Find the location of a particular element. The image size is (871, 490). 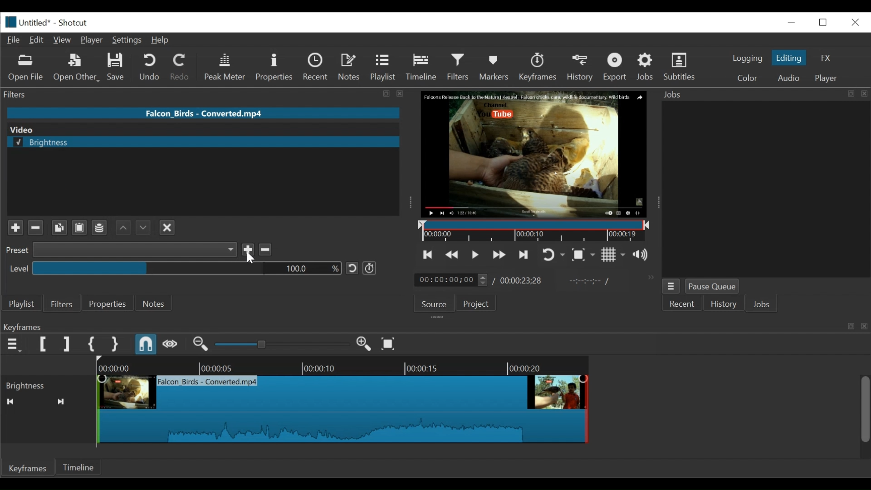

Clipboard is located at coordinates (78, 228).